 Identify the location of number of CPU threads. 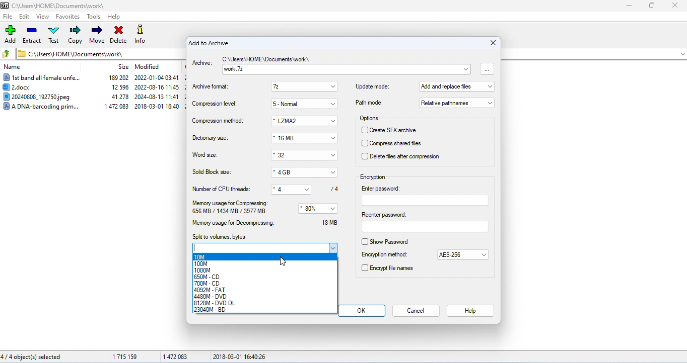
(223, 189).